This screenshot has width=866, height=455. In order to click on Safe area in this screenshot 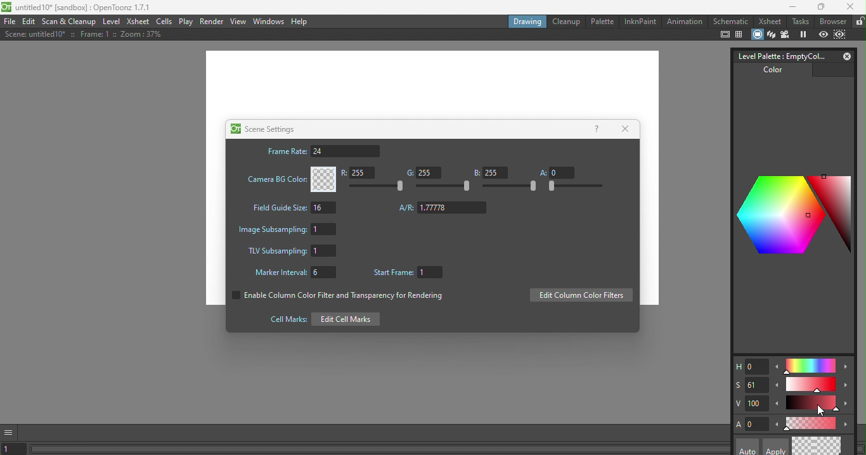, I will do `click(724, 35)`.